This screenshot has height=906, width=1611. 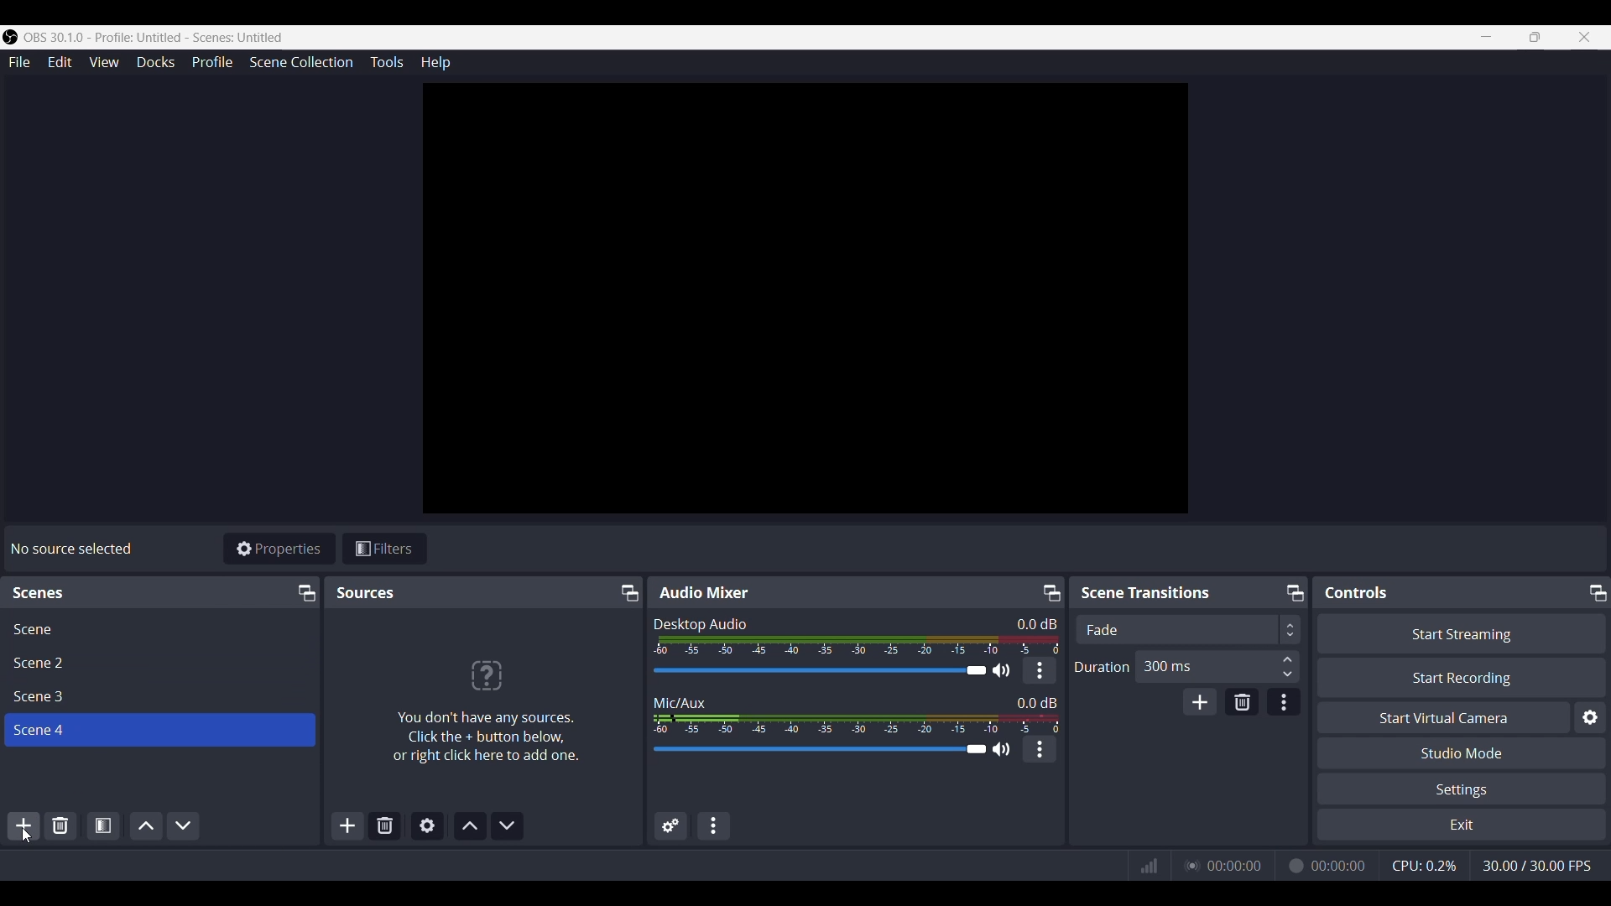 What do you see at coordinates (388, 62) in the screenshot?
I see `Tools` at bounding box center [388, 62].